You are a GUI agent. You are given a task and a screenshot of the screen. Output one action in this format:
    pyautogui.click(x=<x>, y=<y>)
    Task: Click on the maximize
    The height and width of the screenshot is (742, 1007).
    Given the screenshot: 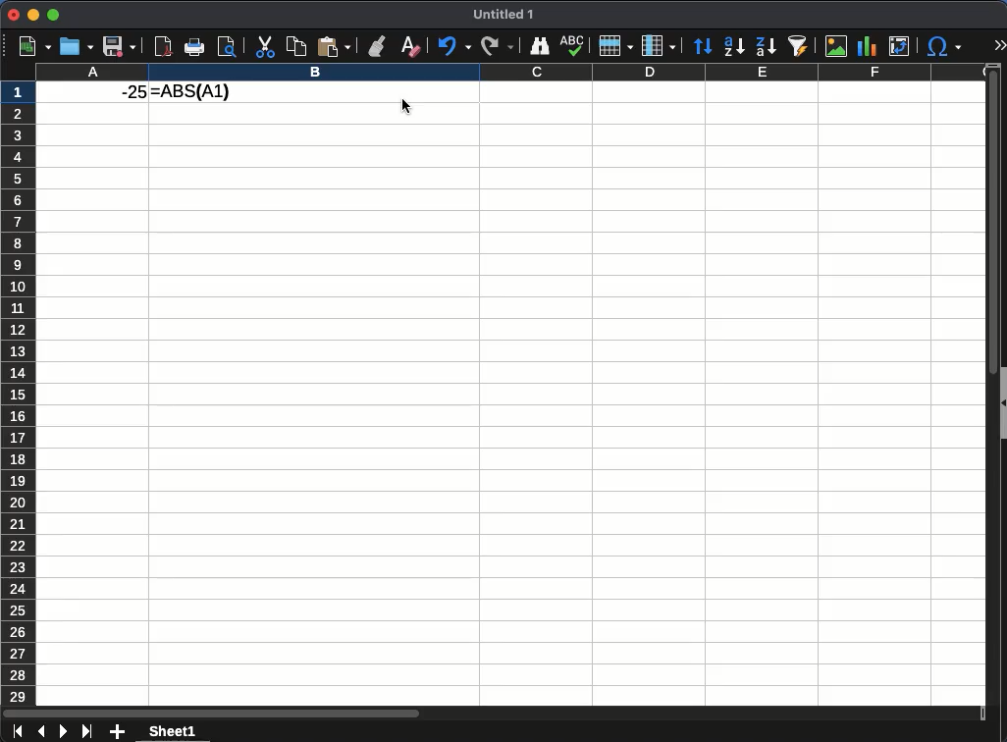 What is the action you would take?
    pyautogui.click(x=54, y=15)
    